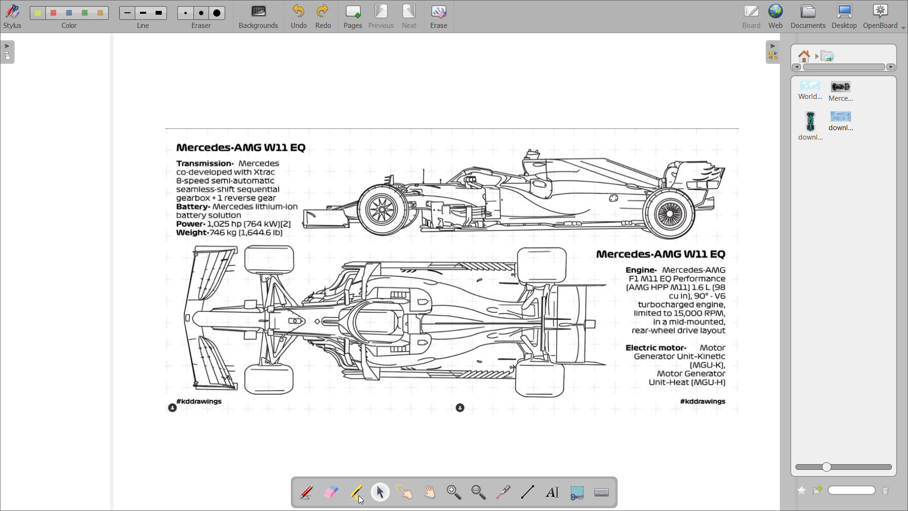 This screenshot has width=908, height=511. What do you see at coordinates (454, 270) in the screenshot?
I see `image` at bounding box center [454, 270].